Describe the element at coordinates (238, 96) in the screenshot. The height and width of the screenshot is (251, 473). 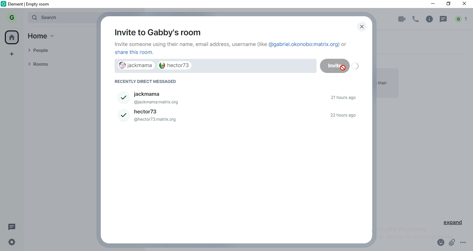
I see `jackmama` at that location.